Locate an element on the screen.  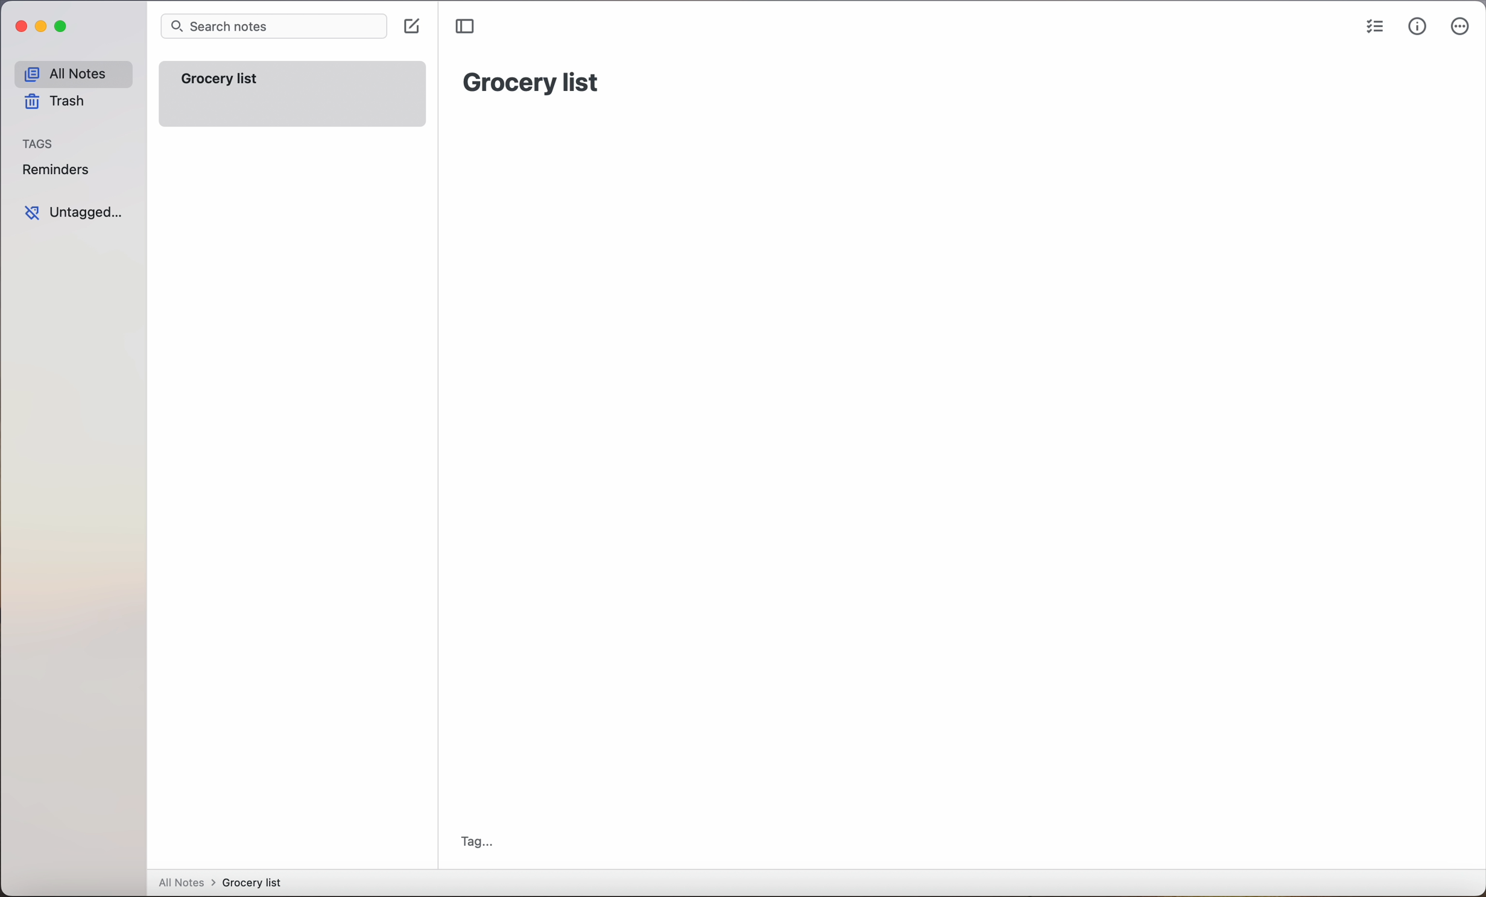
grocery list note is located at coordinates (293, 93).